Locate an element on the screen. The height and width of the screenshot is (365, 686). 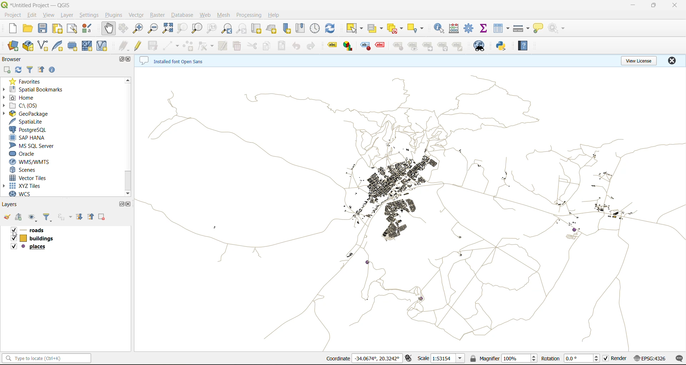
measure line is located at coordinates (521, 29).